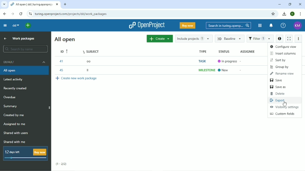 The width and height of the screenshot is (305, 171). Describe the element at coordinates (259, 25) in the screenshot. I see `Modules` at that location.